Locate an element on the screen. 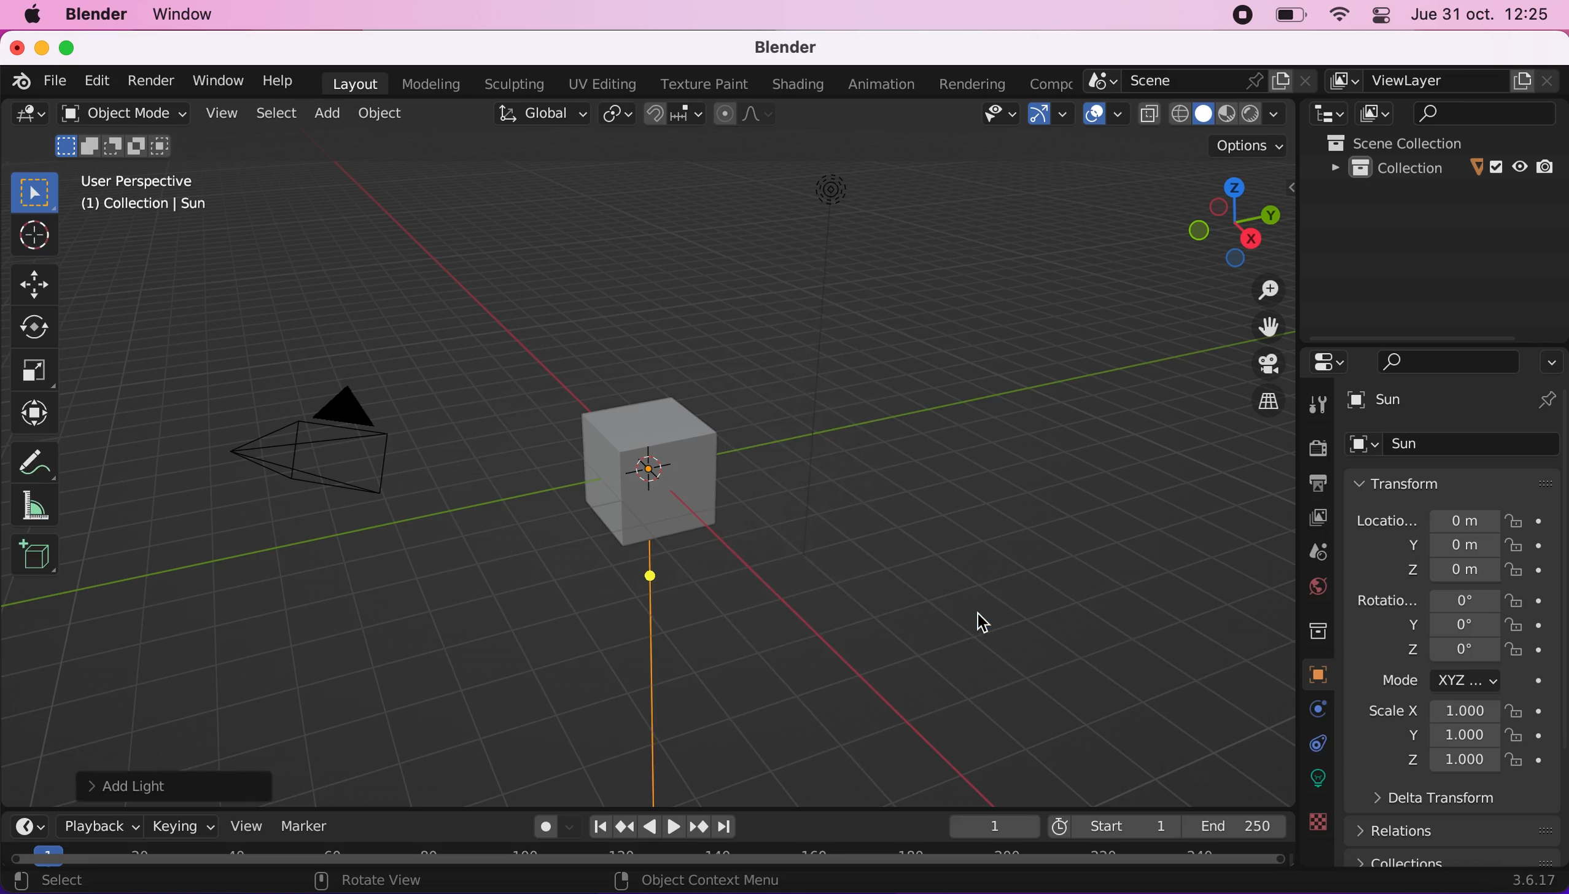  3.6.17 is located at coordinates (1531, 882).